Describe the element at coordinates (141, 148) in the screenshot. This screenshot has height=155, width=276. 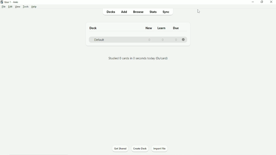
I see `Create Deck` at that location.